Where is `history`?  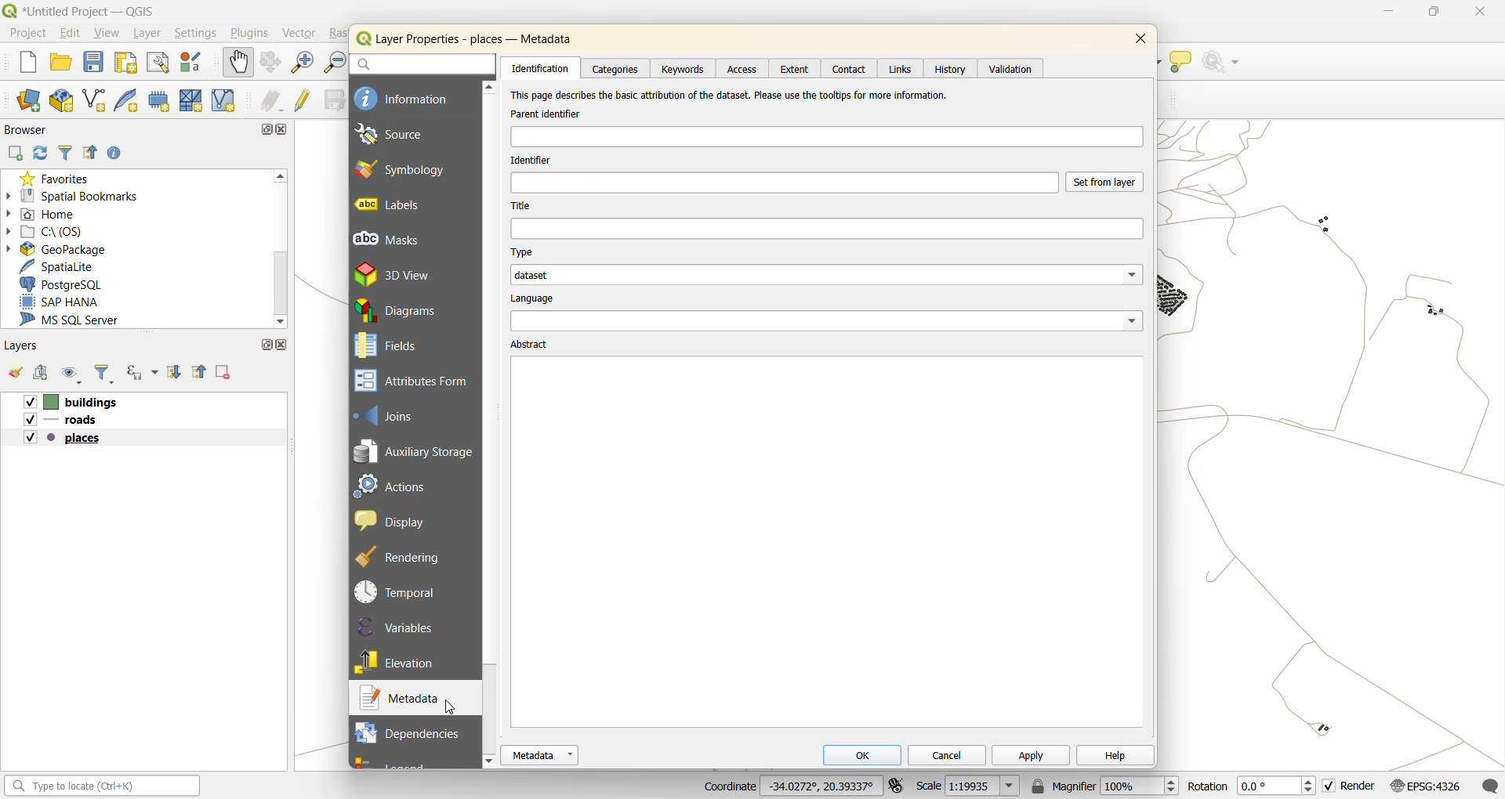 history is located at coordinates (951, 71).